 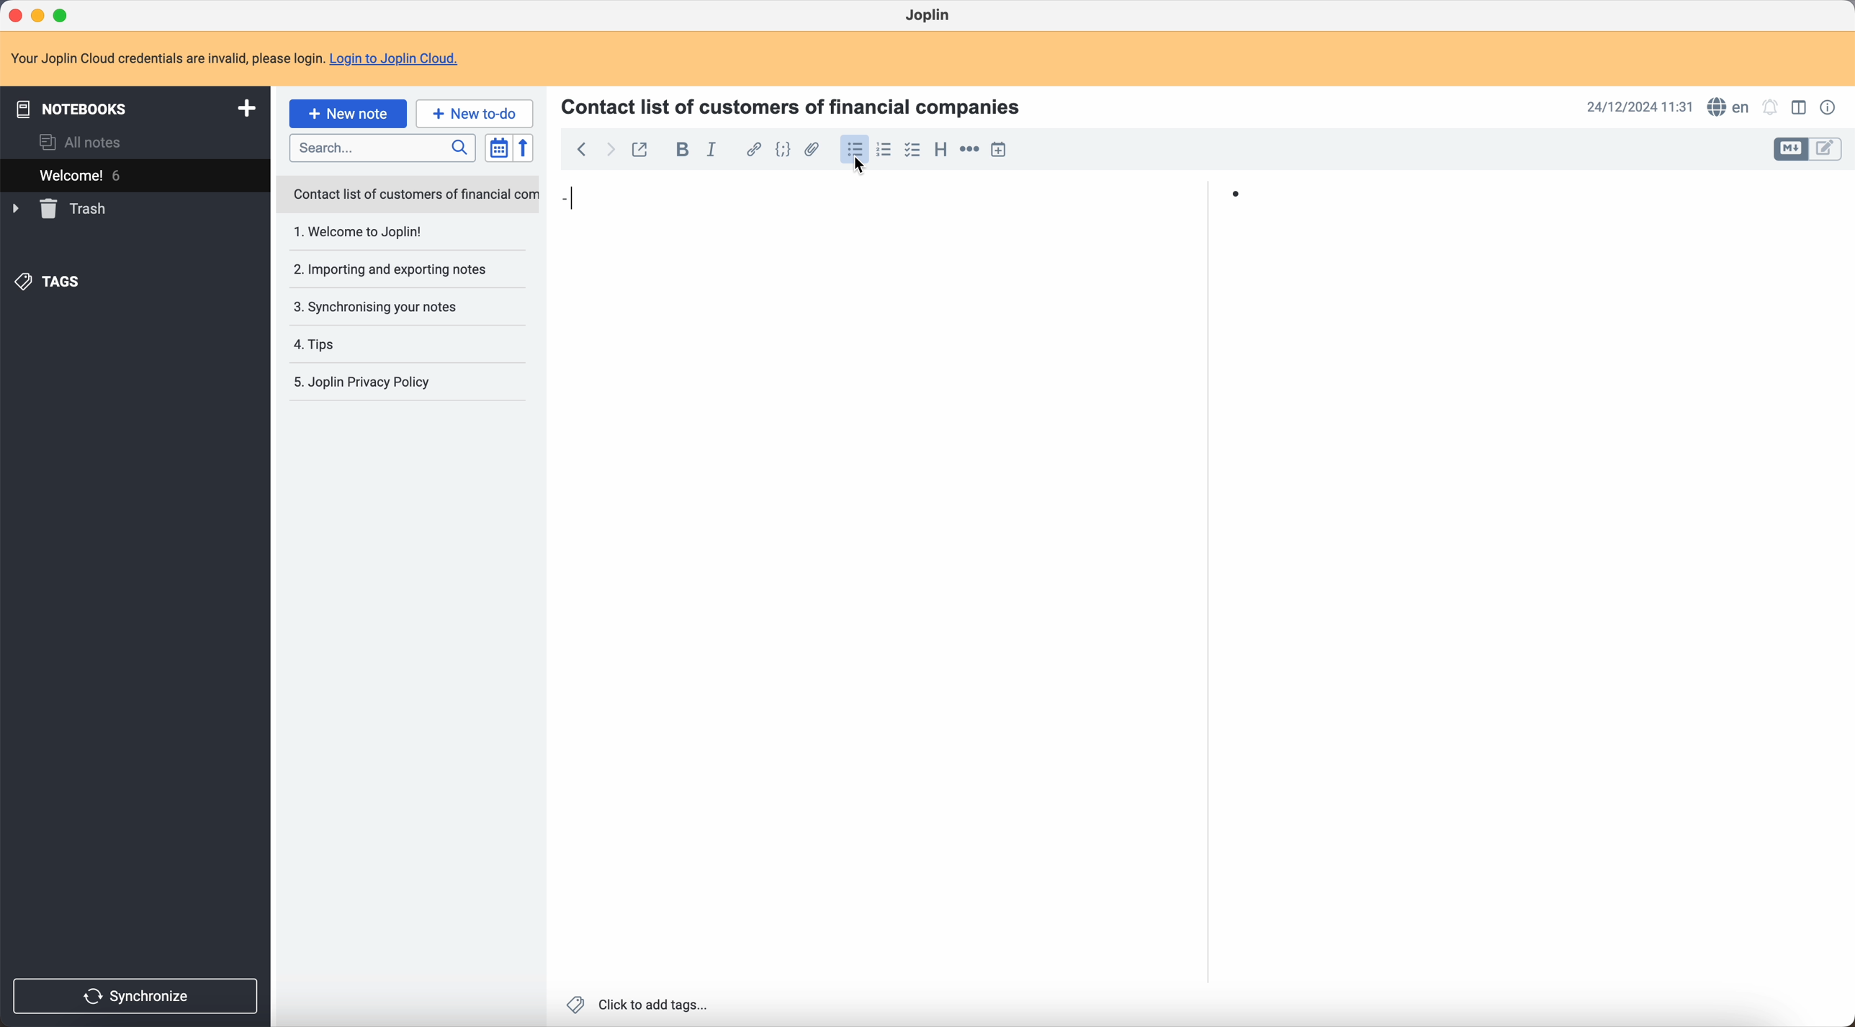 What do you see at coordinates (1729, 106) in the screenshot?
I see `spell checker` at bounding box center [1729, 106].